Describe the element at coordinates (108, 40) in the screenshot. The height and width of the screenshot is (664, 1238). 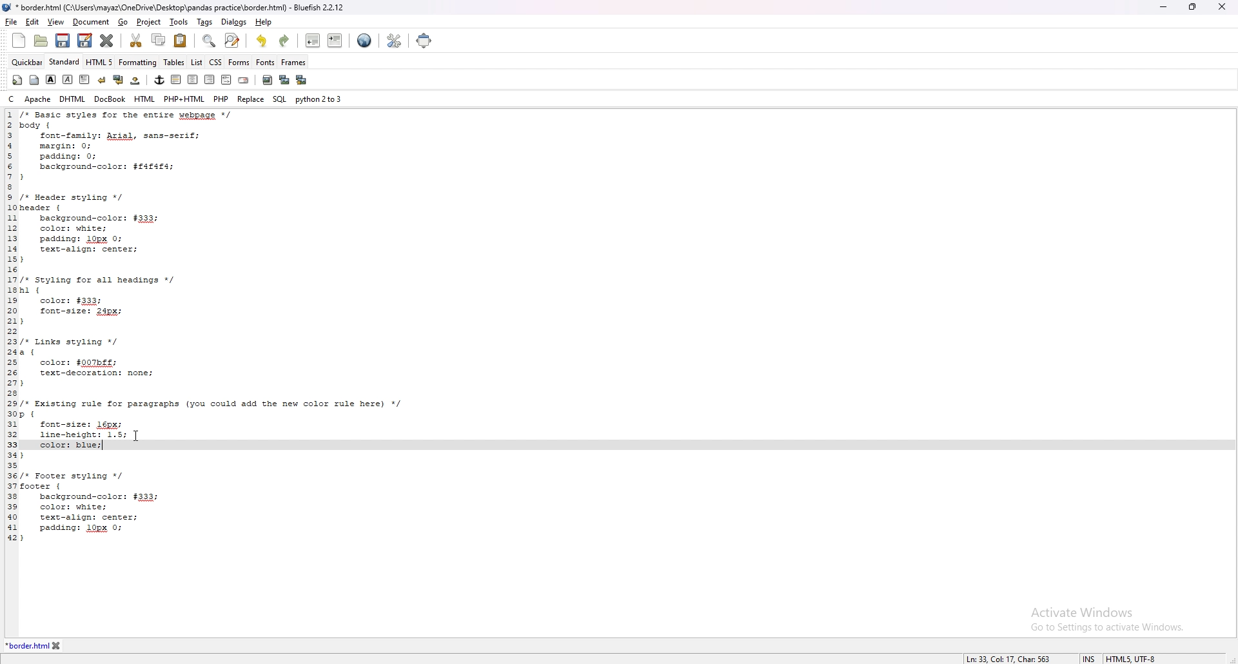
I see `close current tab` at that location.